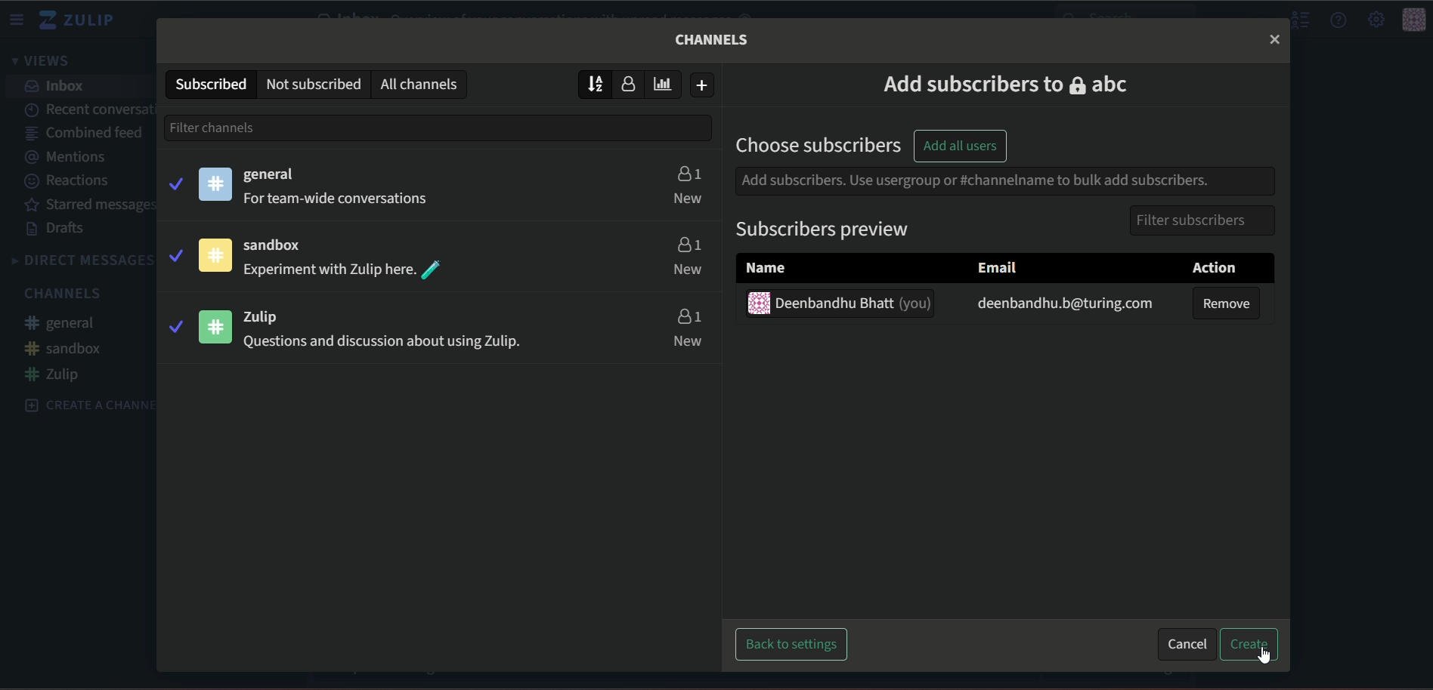 The height and width of the screenshot is (690, 1433). What do you see at coordinates (216, 254) in the screenshot?
I see `icon` at bounding box center [216, 254].